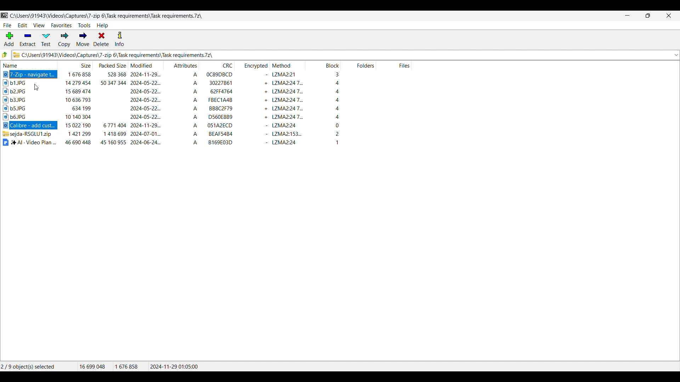 The image size is (680, 382). Describe the element at coordinates (29, 142) in the screenshot. I see `document file` at that location.